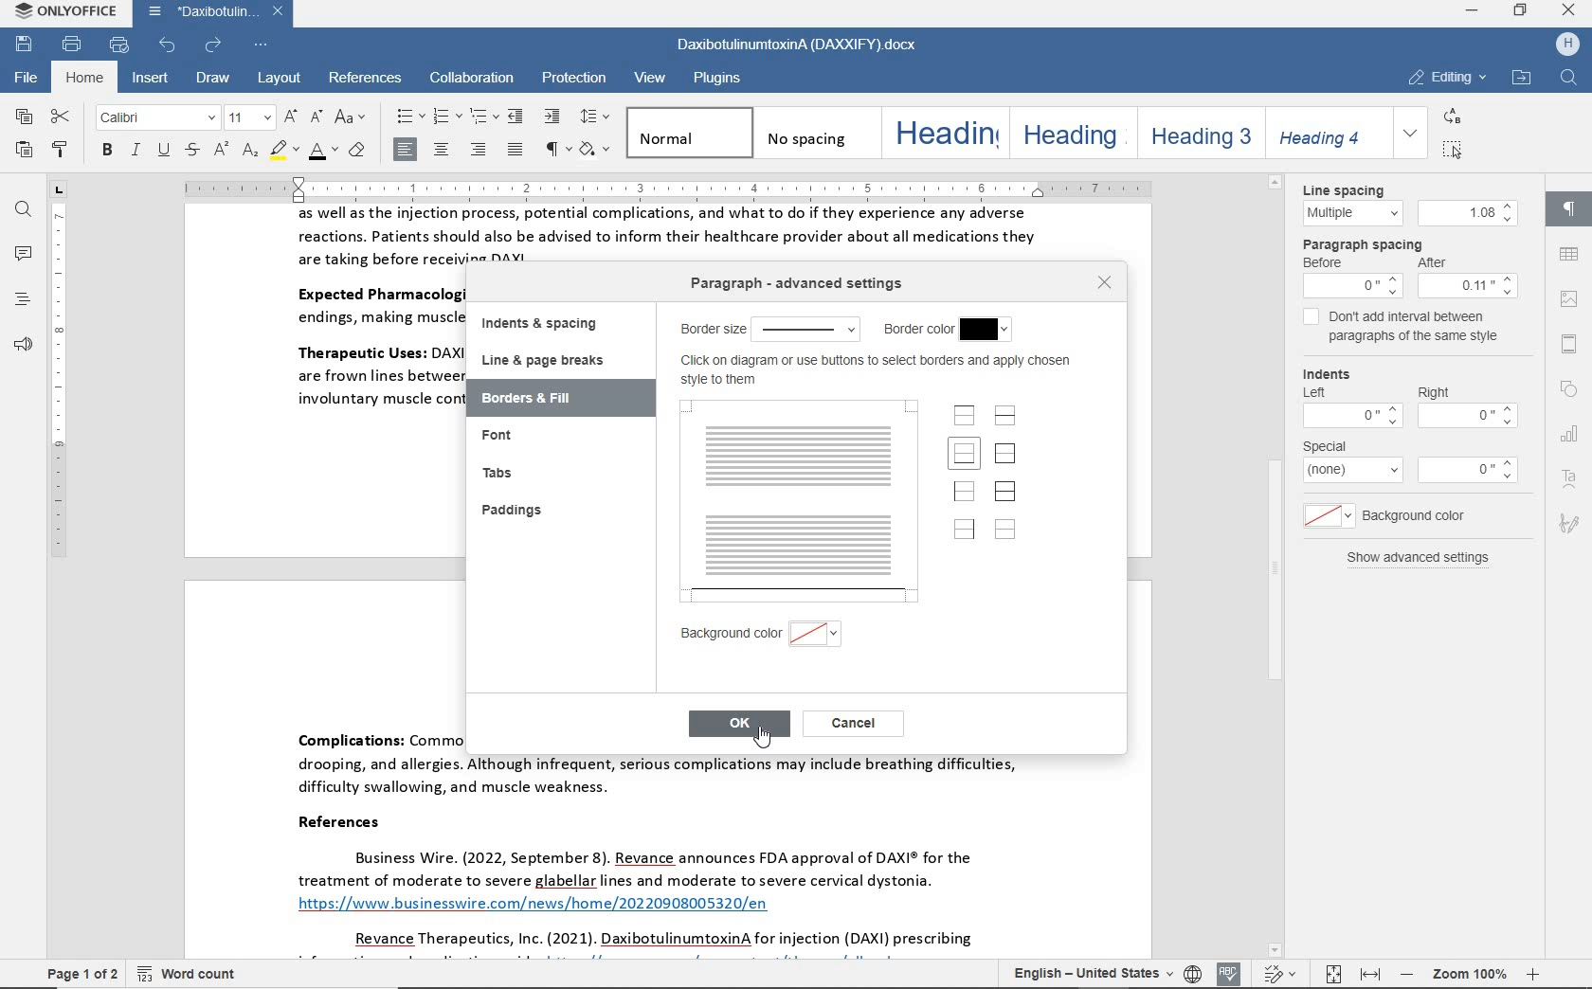 The width and height of the screenshot is (1592, 989). What do you see at coordinates (25, 118) in the screenshot?
I see `copy` at bounding box center [25, 118].